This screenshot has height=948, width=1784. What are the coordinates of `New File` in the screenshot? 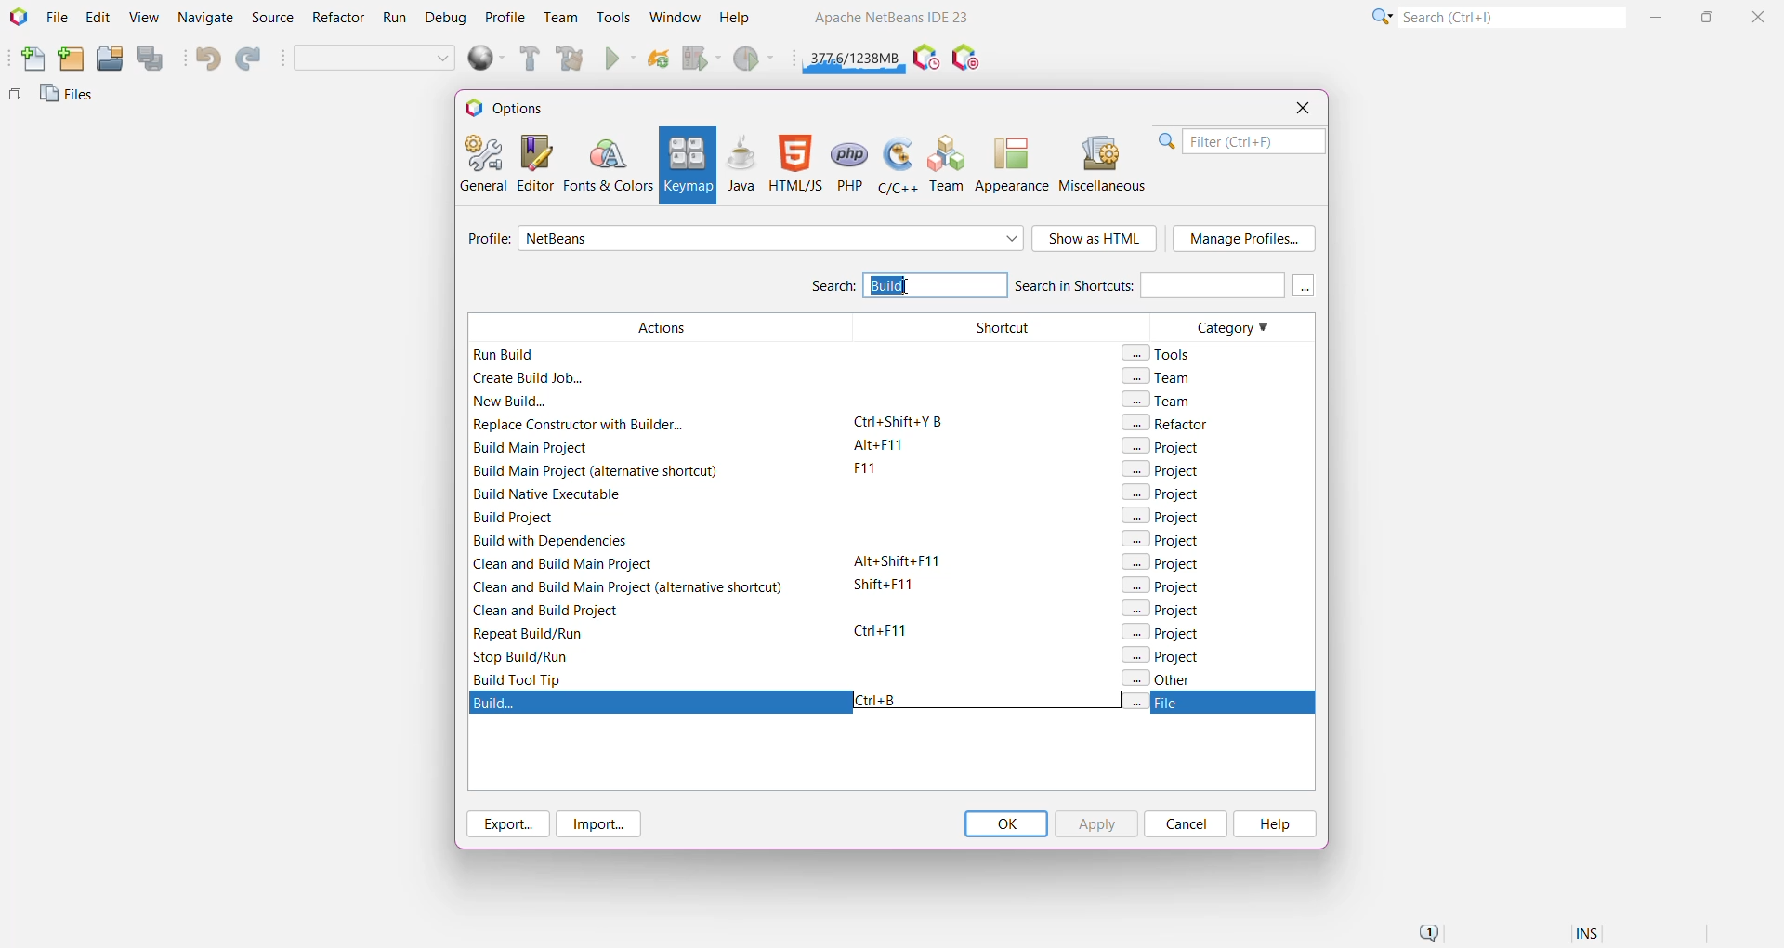 It's located at (29, 60).